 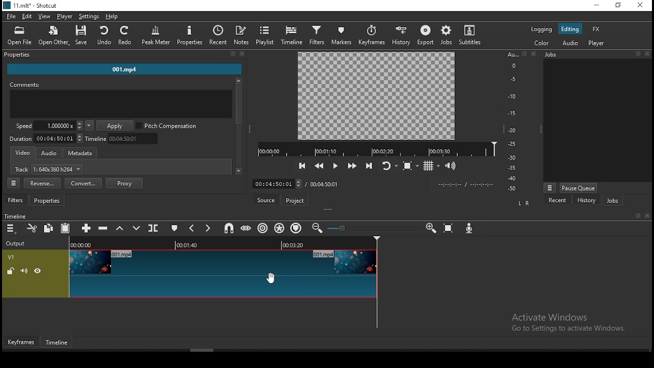 I want to click on v1, so click(x=12, y=257).